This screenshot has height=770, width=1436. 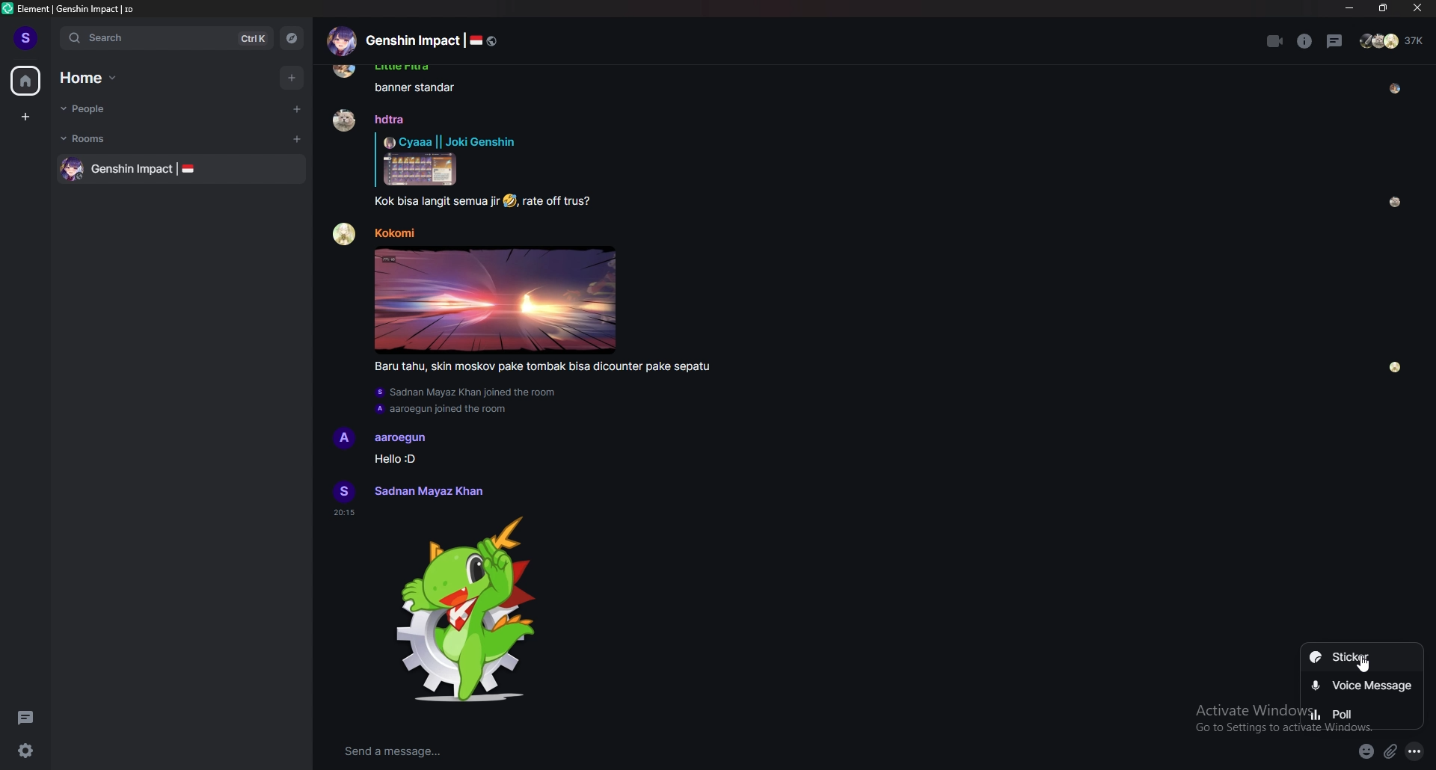 I want to click on Profile picture of group, so click(x=73, y=169).